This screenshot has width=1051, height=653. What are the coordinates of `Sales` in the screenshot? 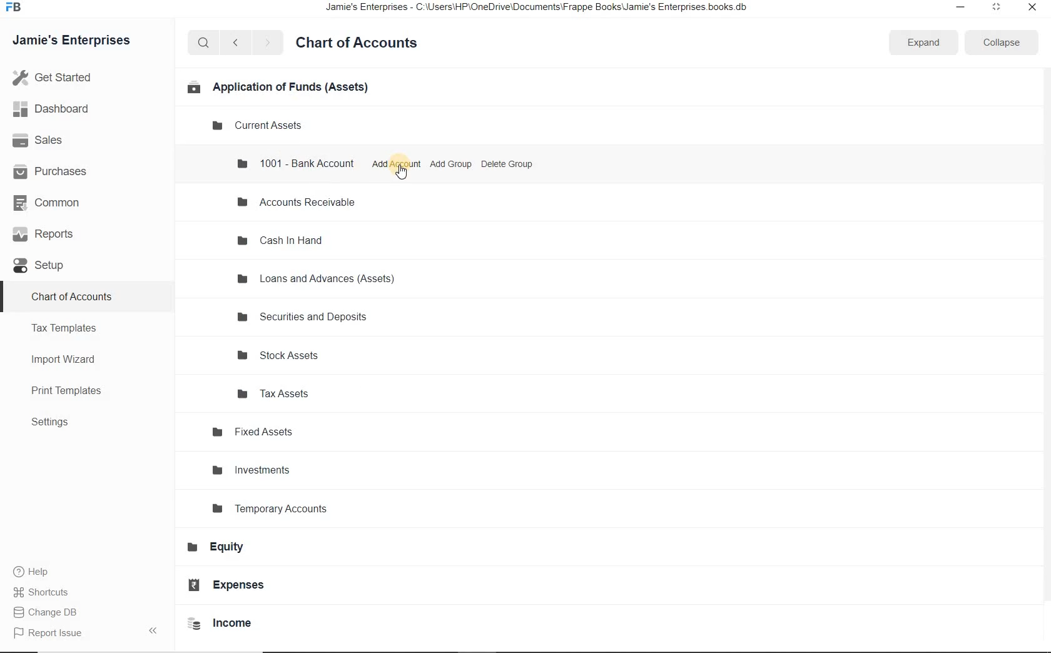 It's located at (54, 141).